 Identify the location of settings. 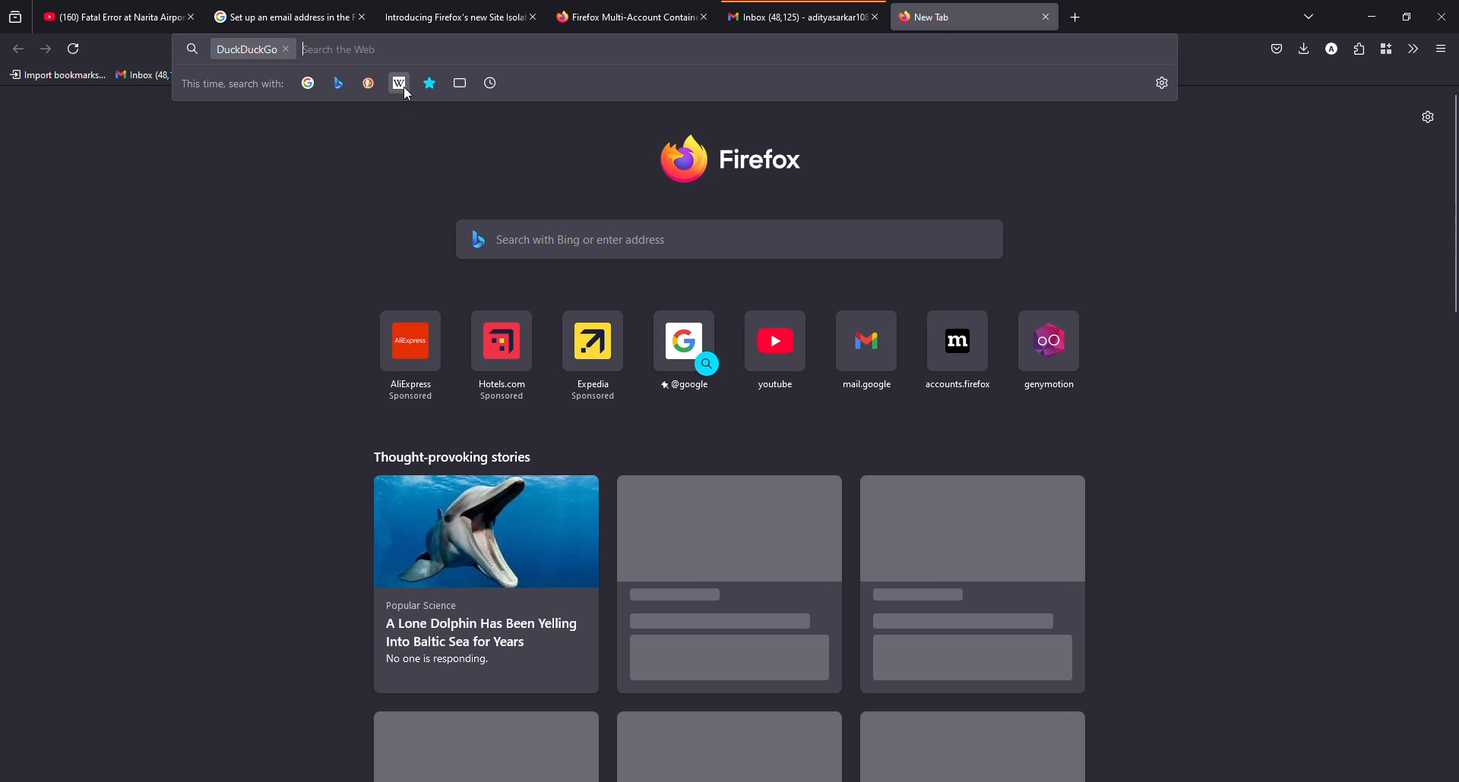
(1163, 84).